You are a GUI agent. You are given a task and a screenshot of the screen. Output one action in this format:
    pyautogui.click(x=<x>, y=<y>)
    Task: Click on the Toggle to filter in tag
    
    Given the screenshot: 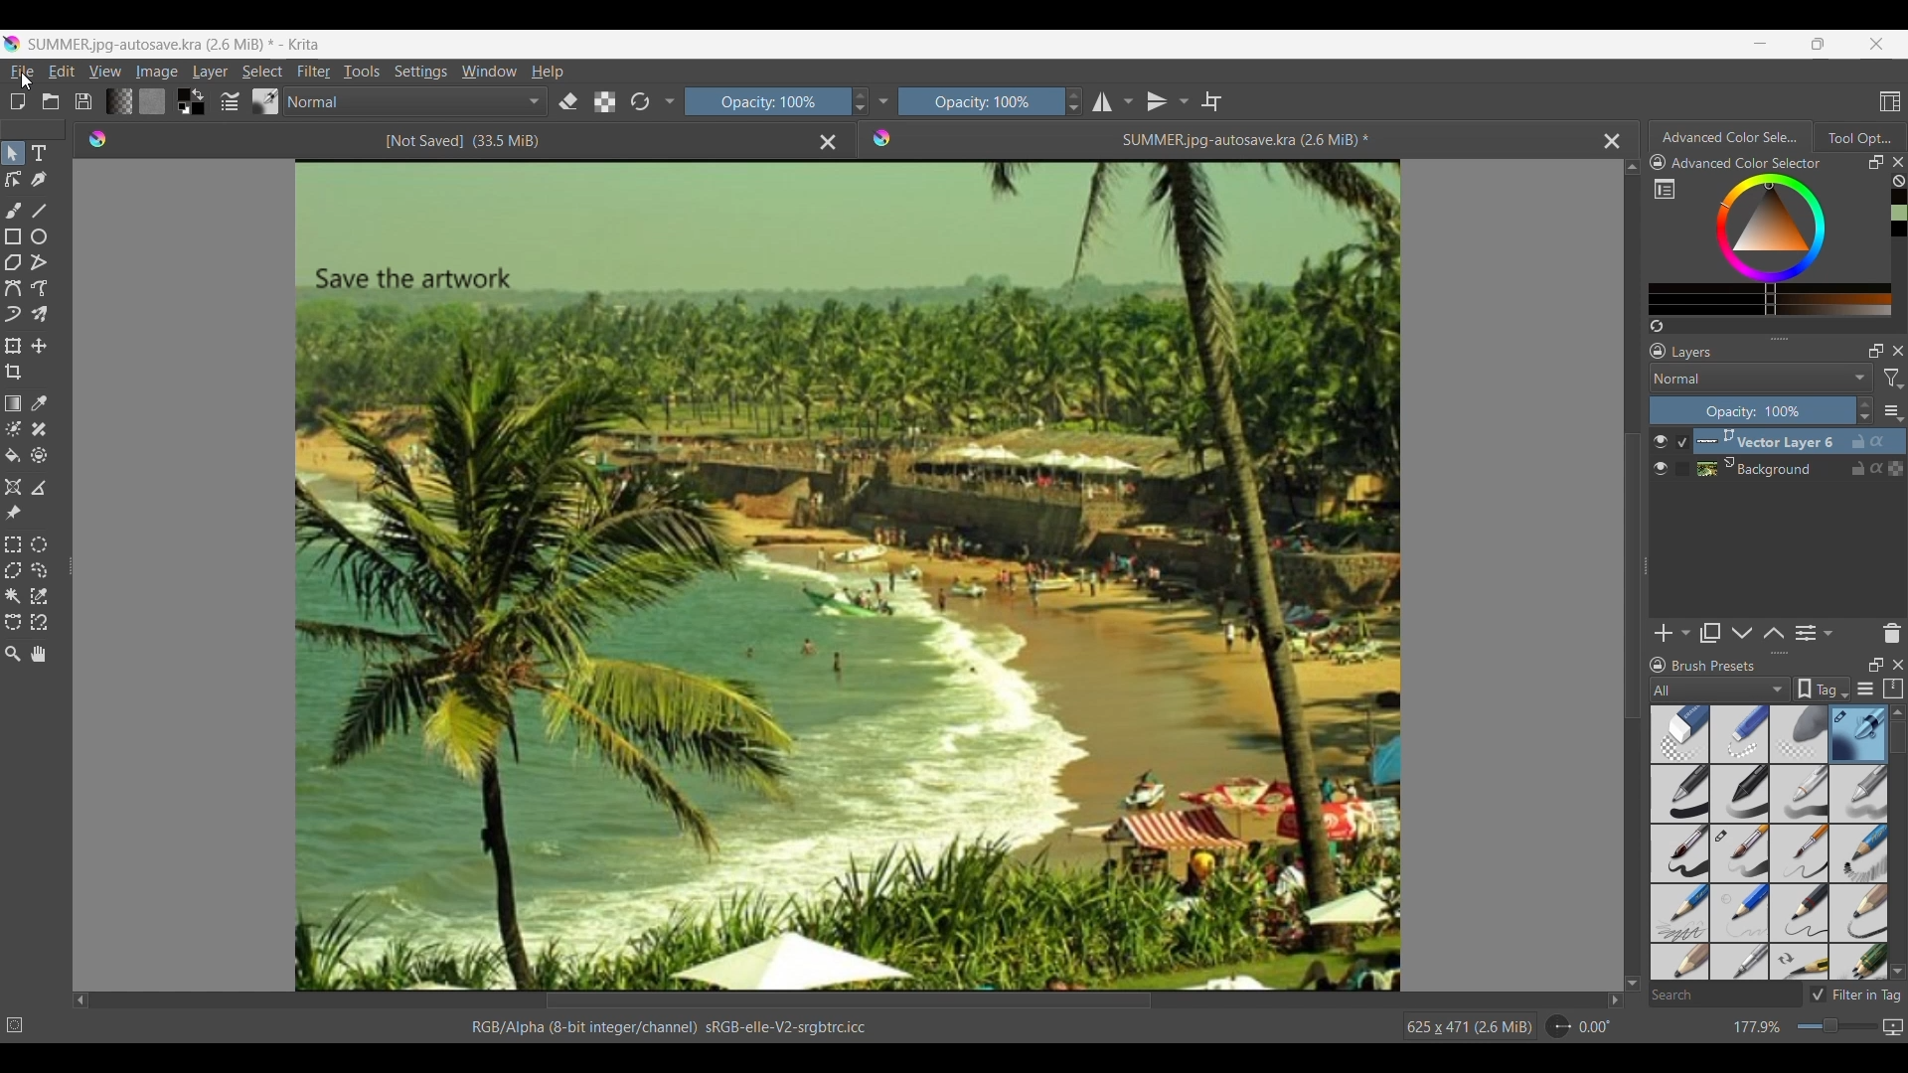 What is the action you would take?
    pyautogui.click(x=1855, y=995)
    